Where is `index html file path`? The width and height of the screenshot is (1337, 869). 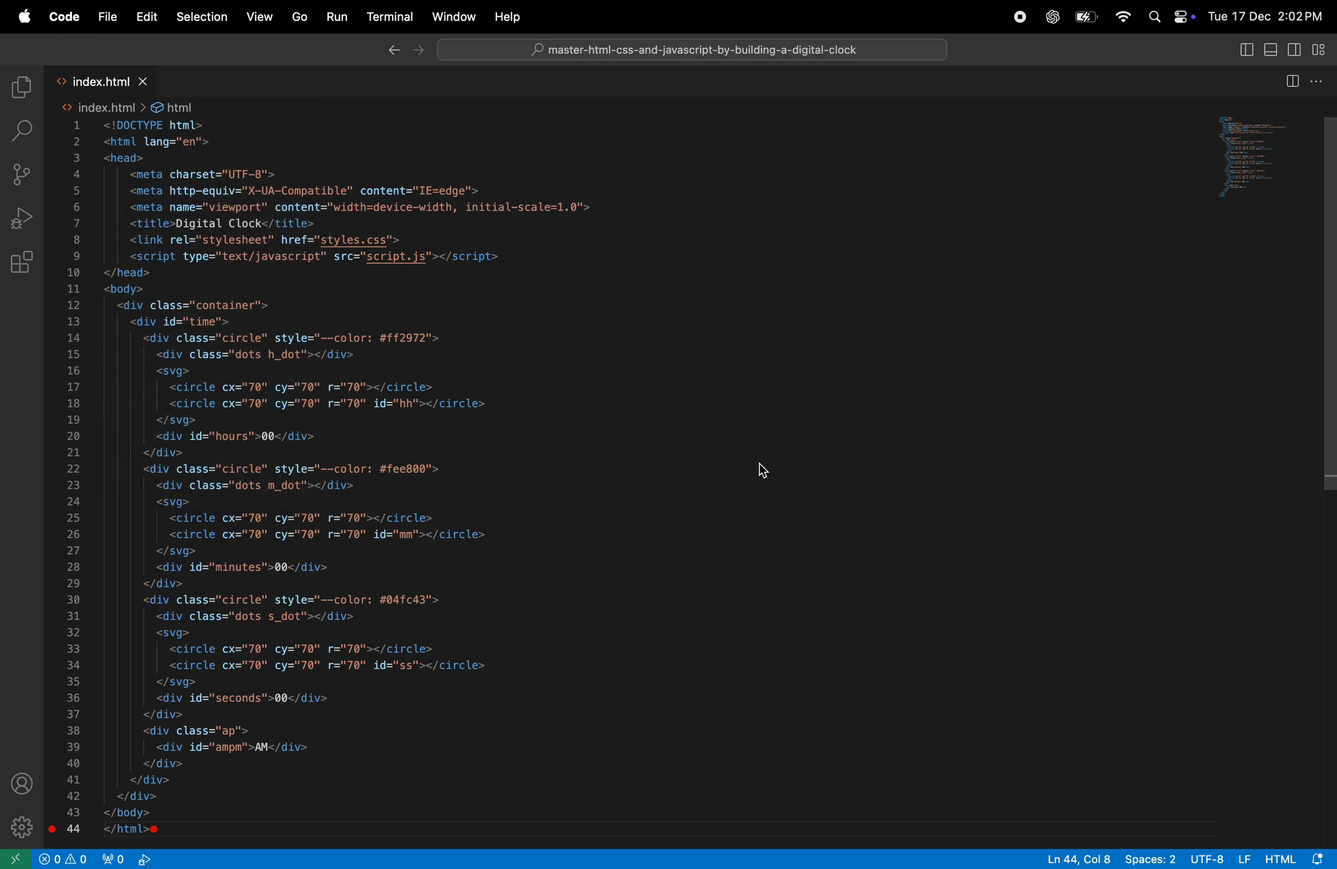
index html file path is located at coordinates (128, 107).